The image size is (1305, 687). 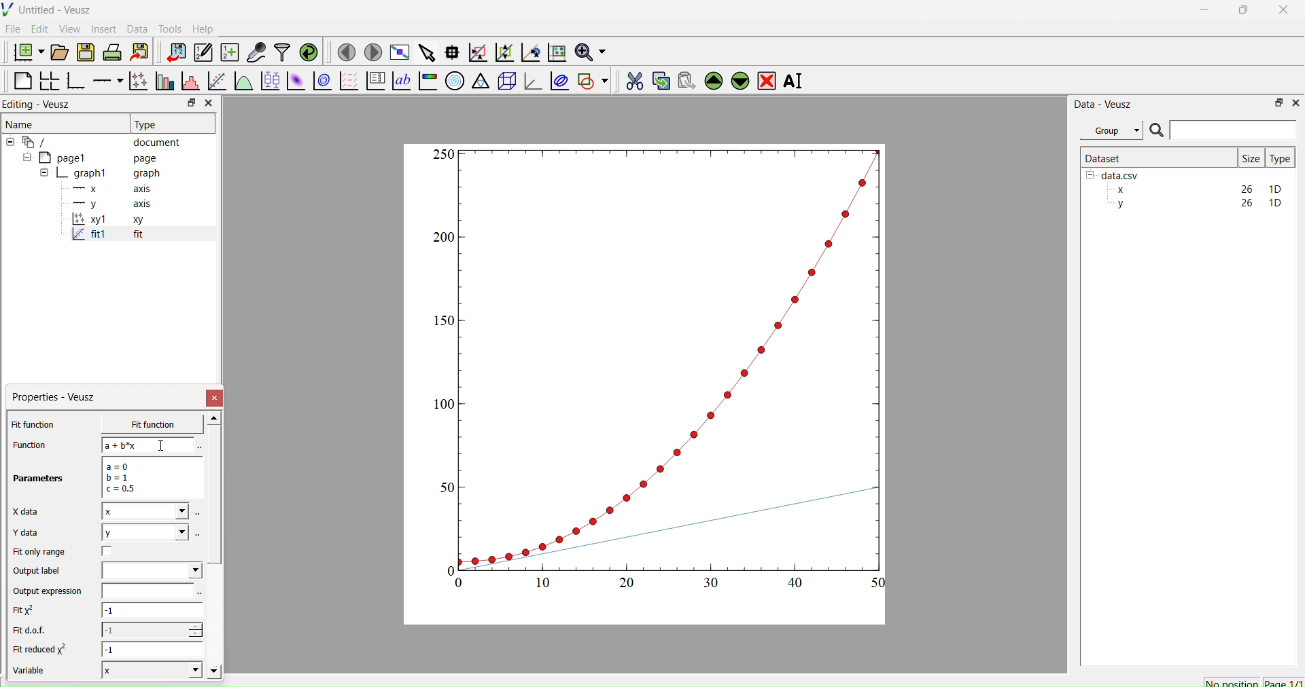 I want to click on Help, so click(x=201, y=29).